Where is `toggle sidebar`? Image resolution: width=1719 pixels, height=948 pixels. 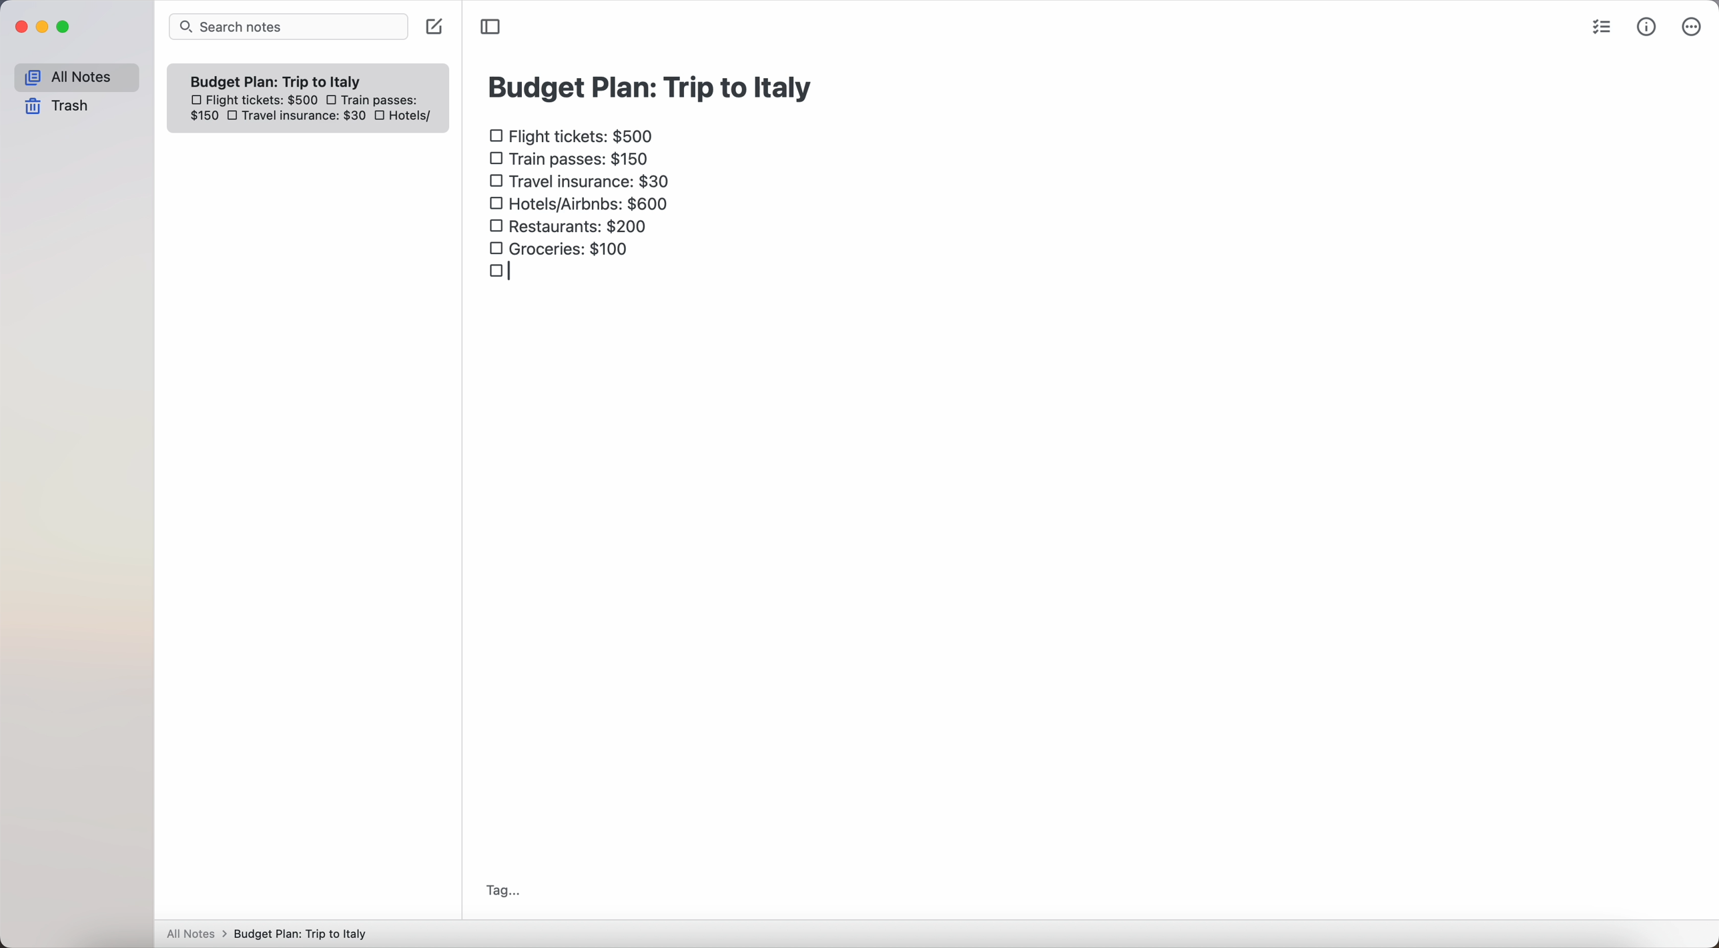 toggle sidebar is located at coordinates (491, 26).